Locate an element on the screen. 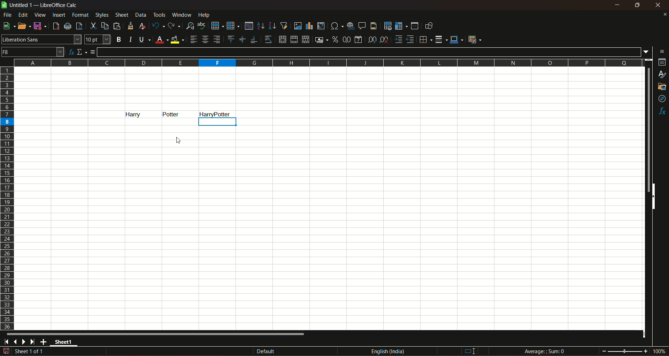  navigator is located at coordinates (662, 99).